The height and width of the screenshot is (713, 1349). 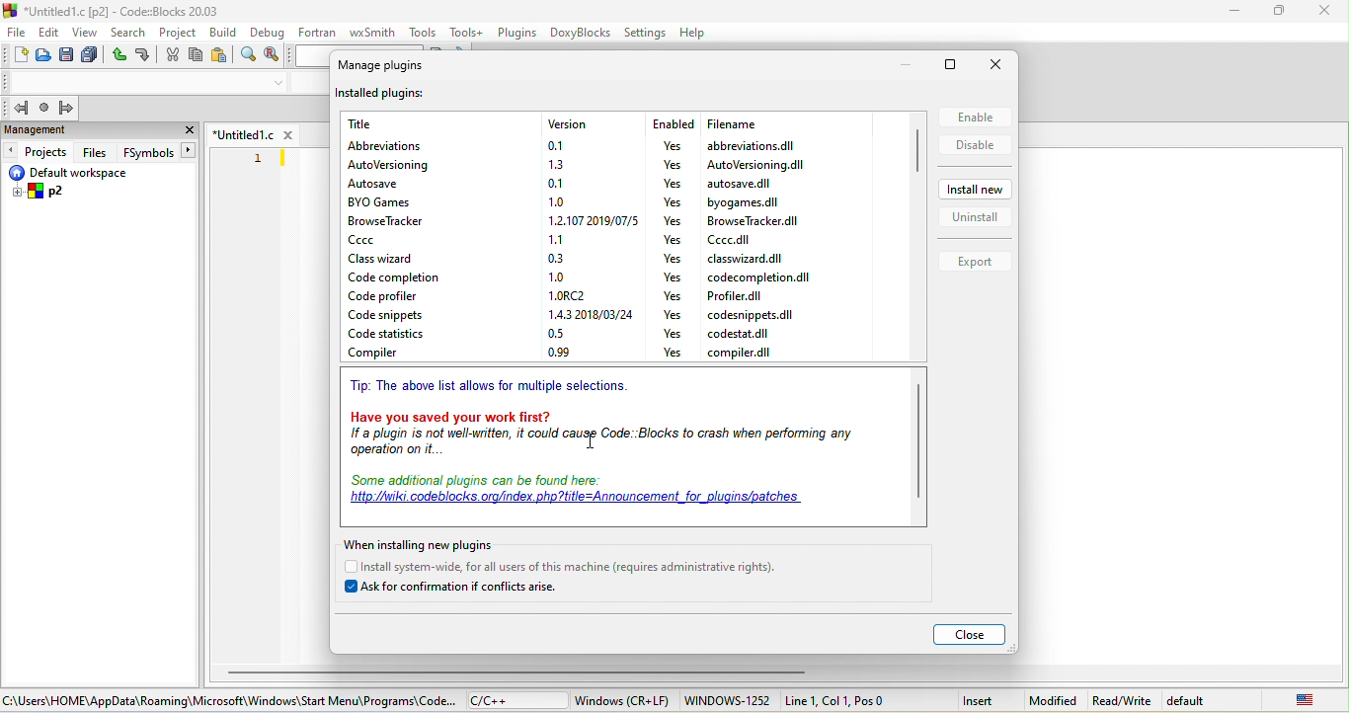 What do you see at coordinates (66, 108) in the screenshot?
I see `jump forward` at bounding box center [66, 108].